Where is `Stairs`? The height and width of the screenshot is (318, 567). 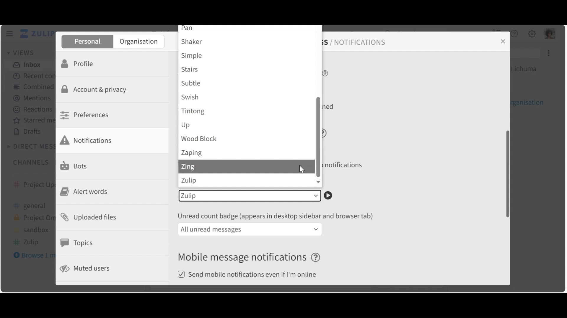 Stairs is located at coordinates (247, 70).